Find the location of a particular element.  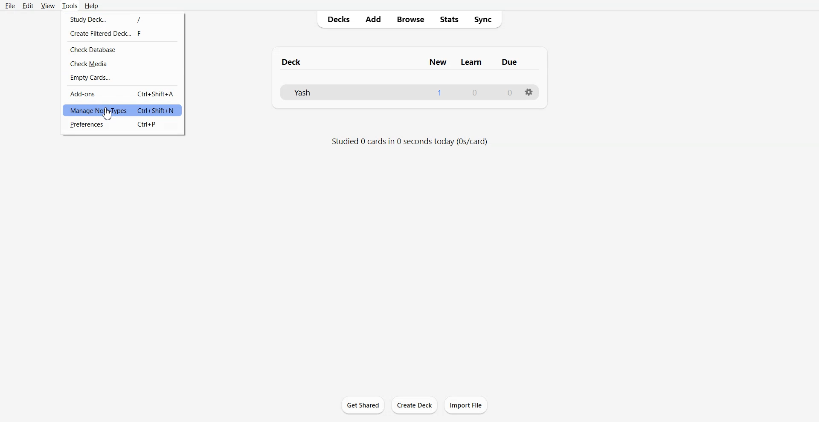

View is located at coordinates (48, 6).